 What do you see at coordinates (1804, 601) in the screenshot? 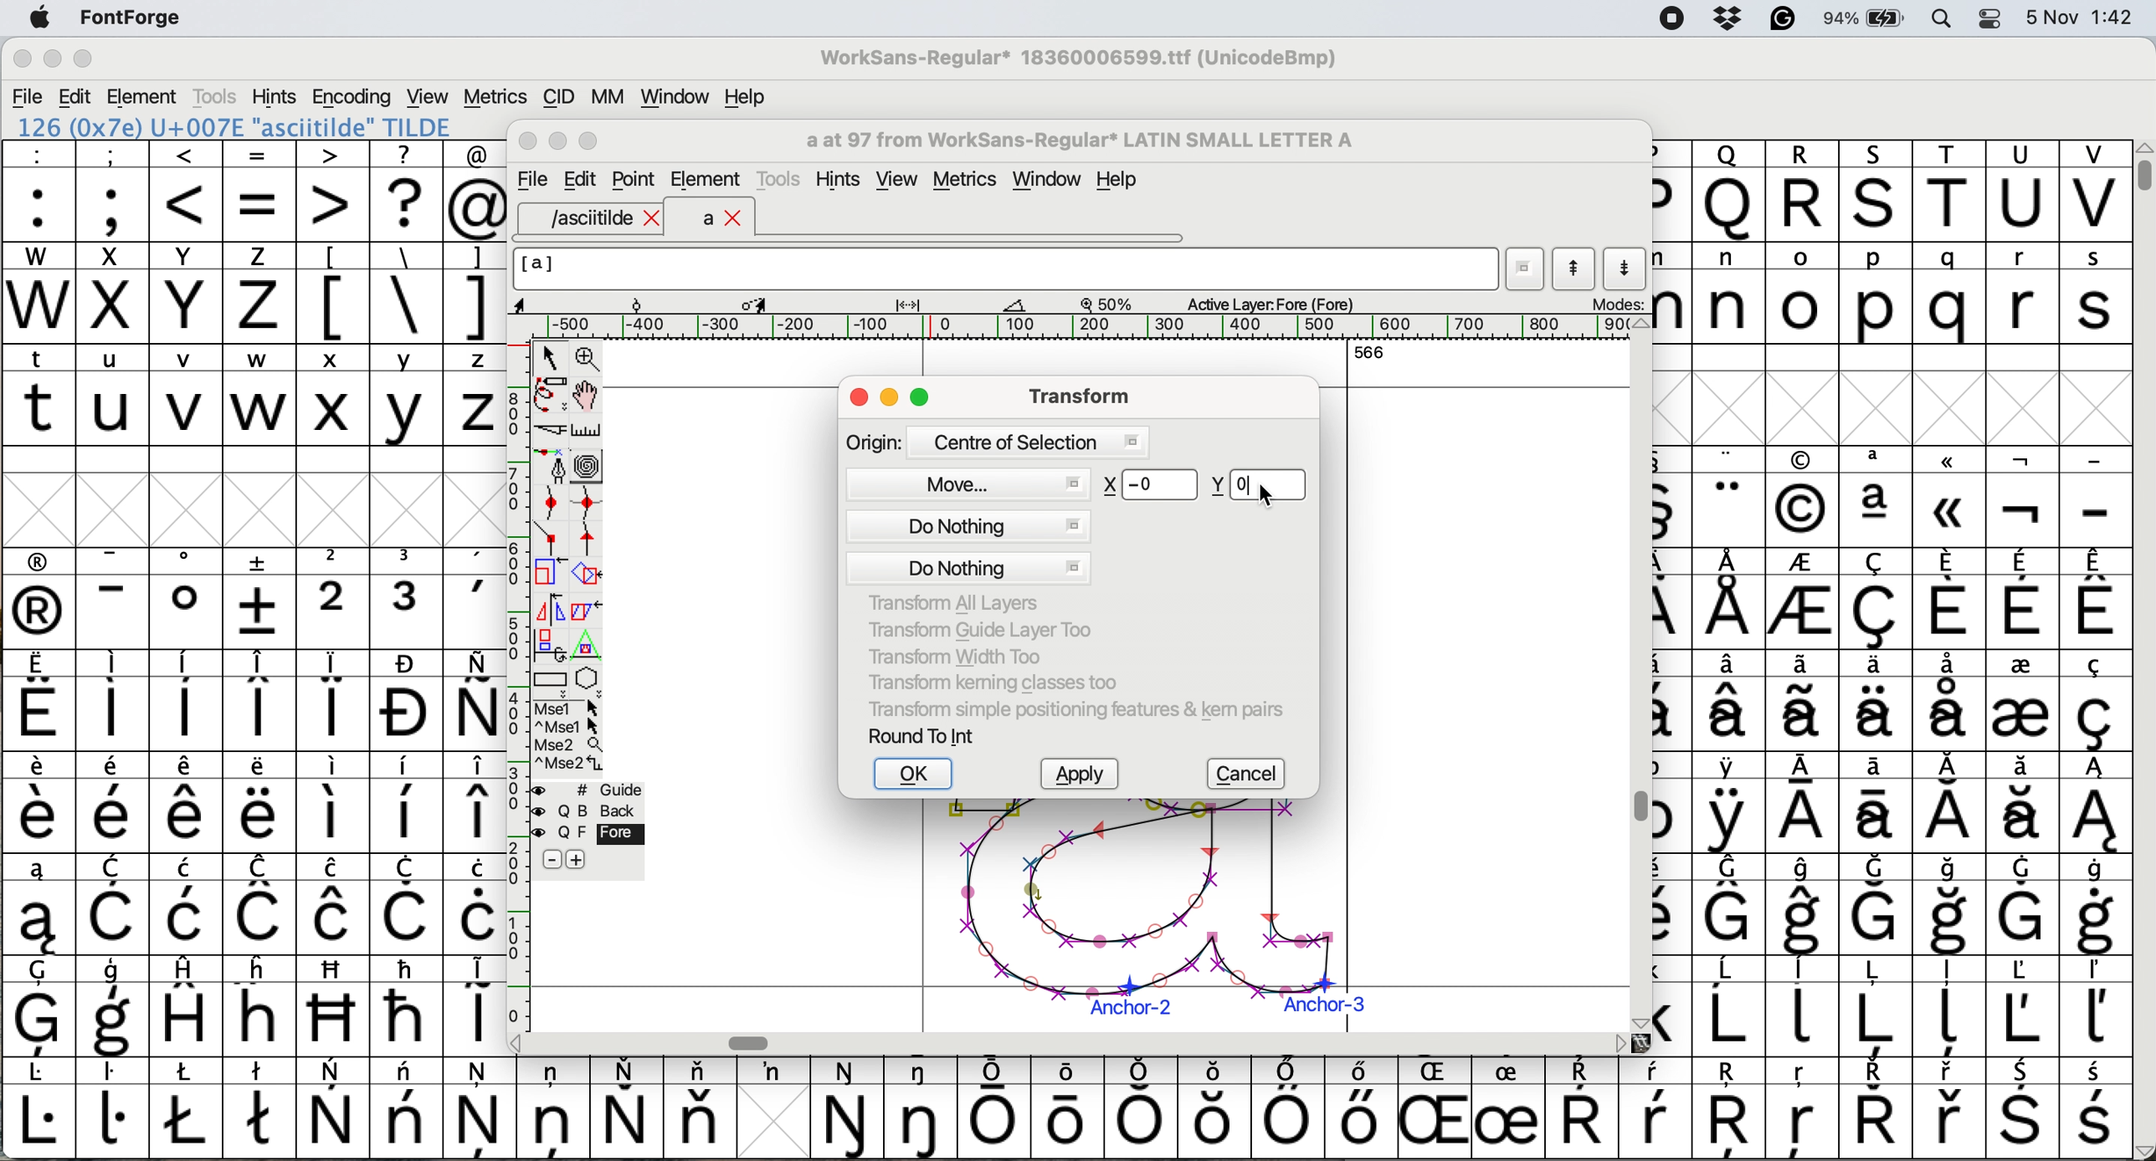
I see `symbol` at bounding box center [1804, 601].